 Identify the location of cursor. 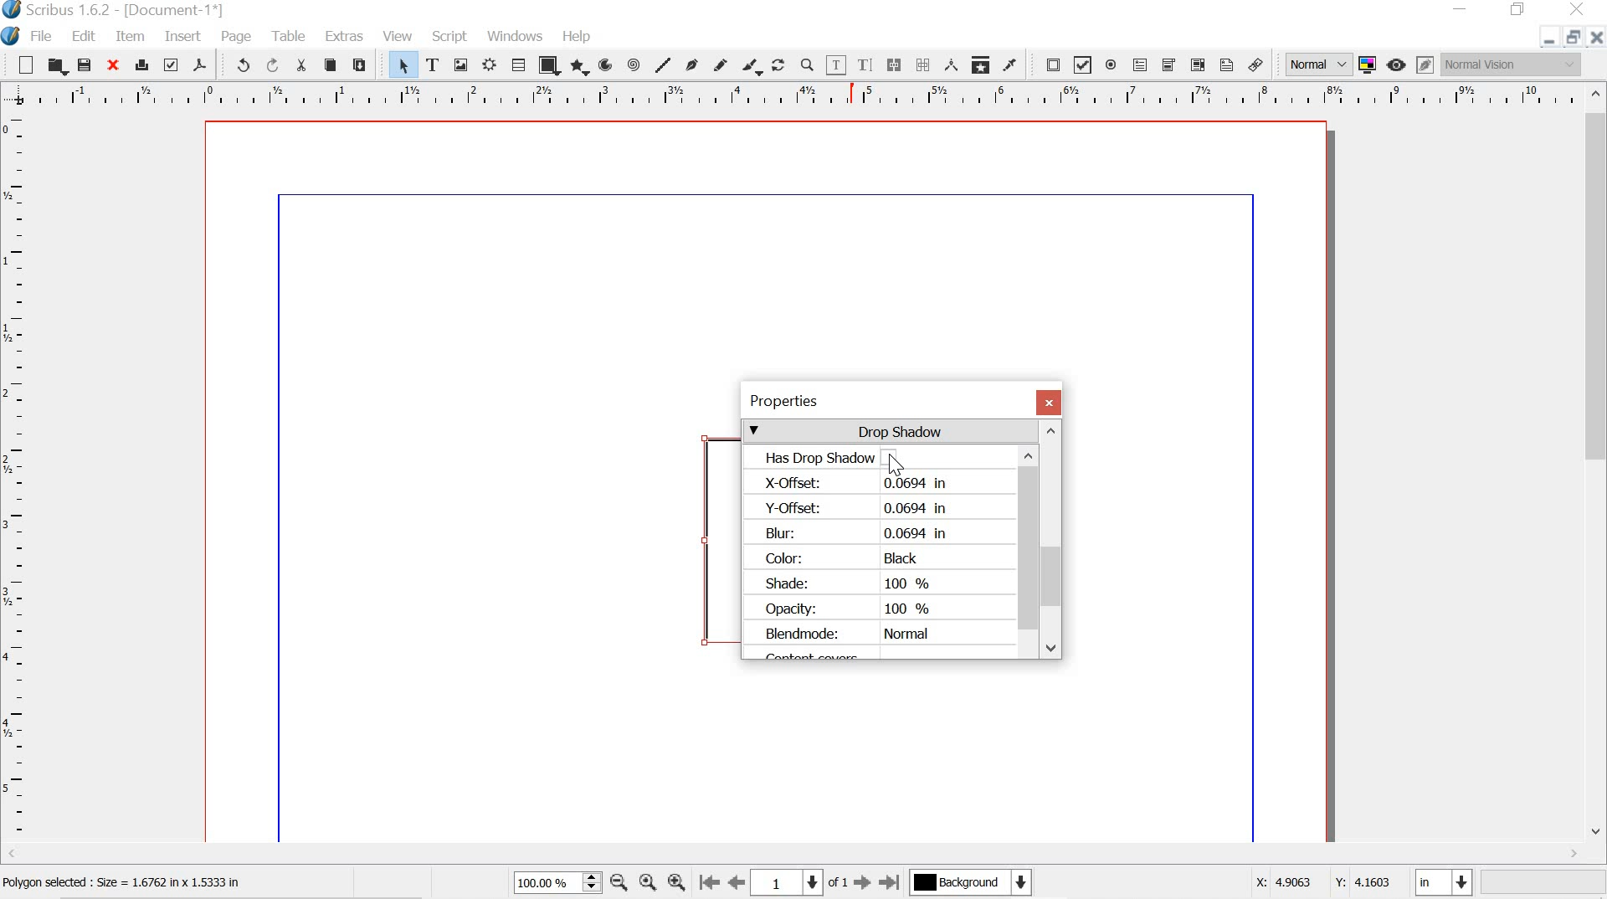
(896, 465).